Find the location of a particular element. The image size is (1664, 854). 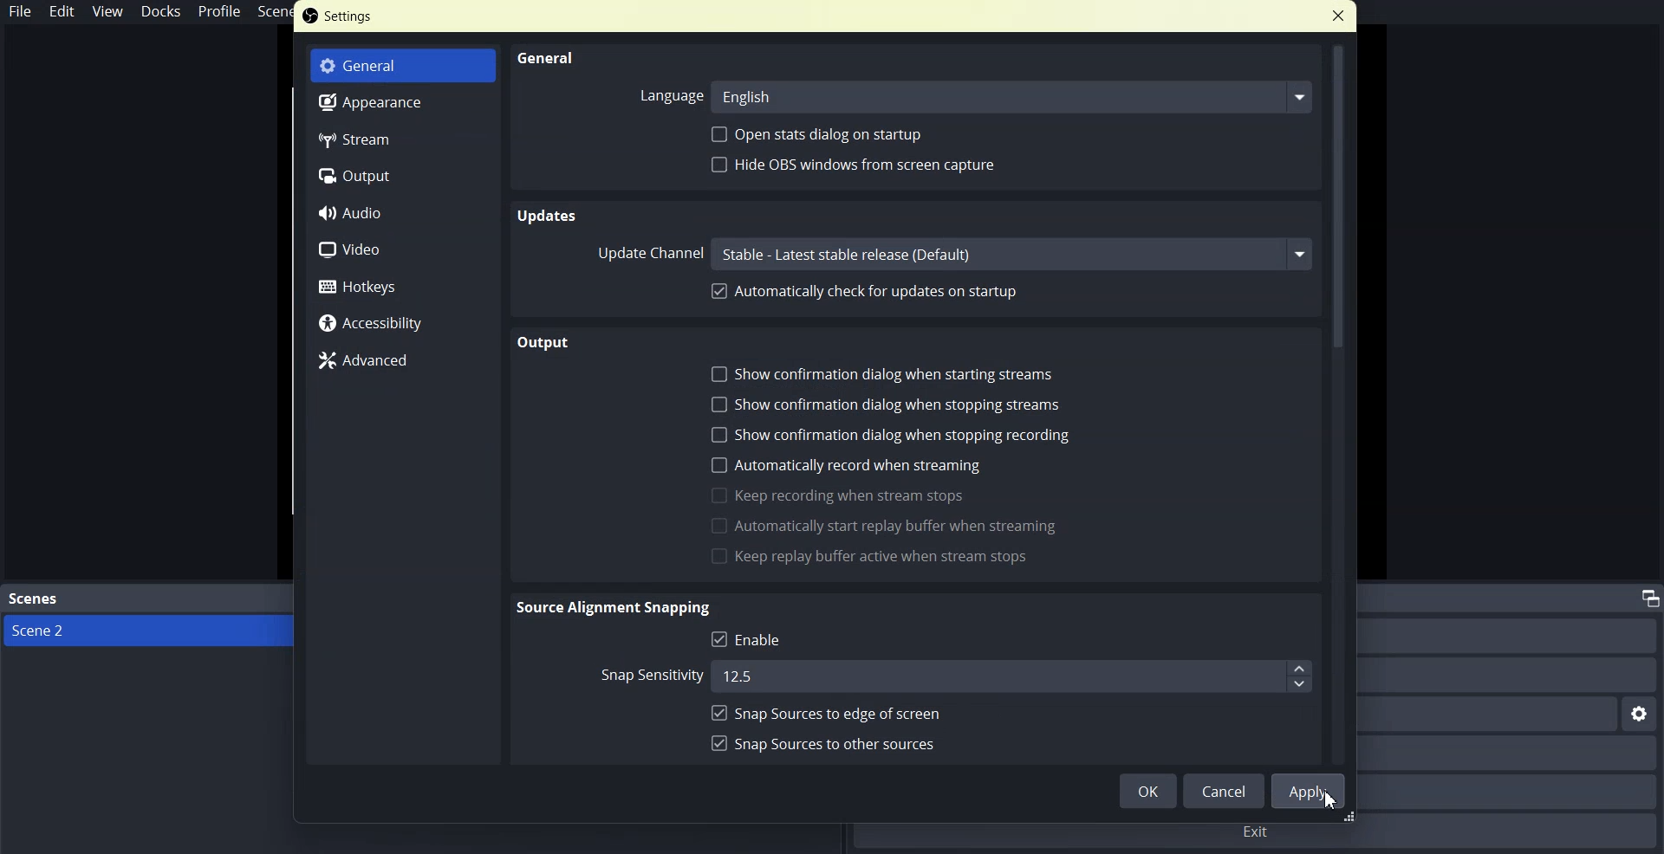

Vertical Scroll bar is located at coordinates (1340, 405).